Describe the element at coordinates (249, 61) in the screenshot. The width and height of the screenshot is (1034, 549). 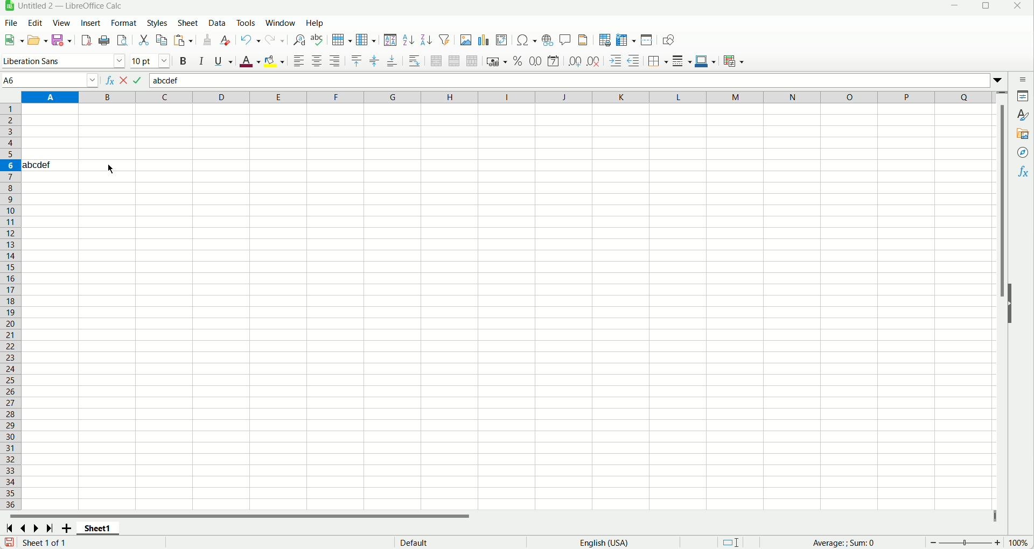
I see `font color` at that location.